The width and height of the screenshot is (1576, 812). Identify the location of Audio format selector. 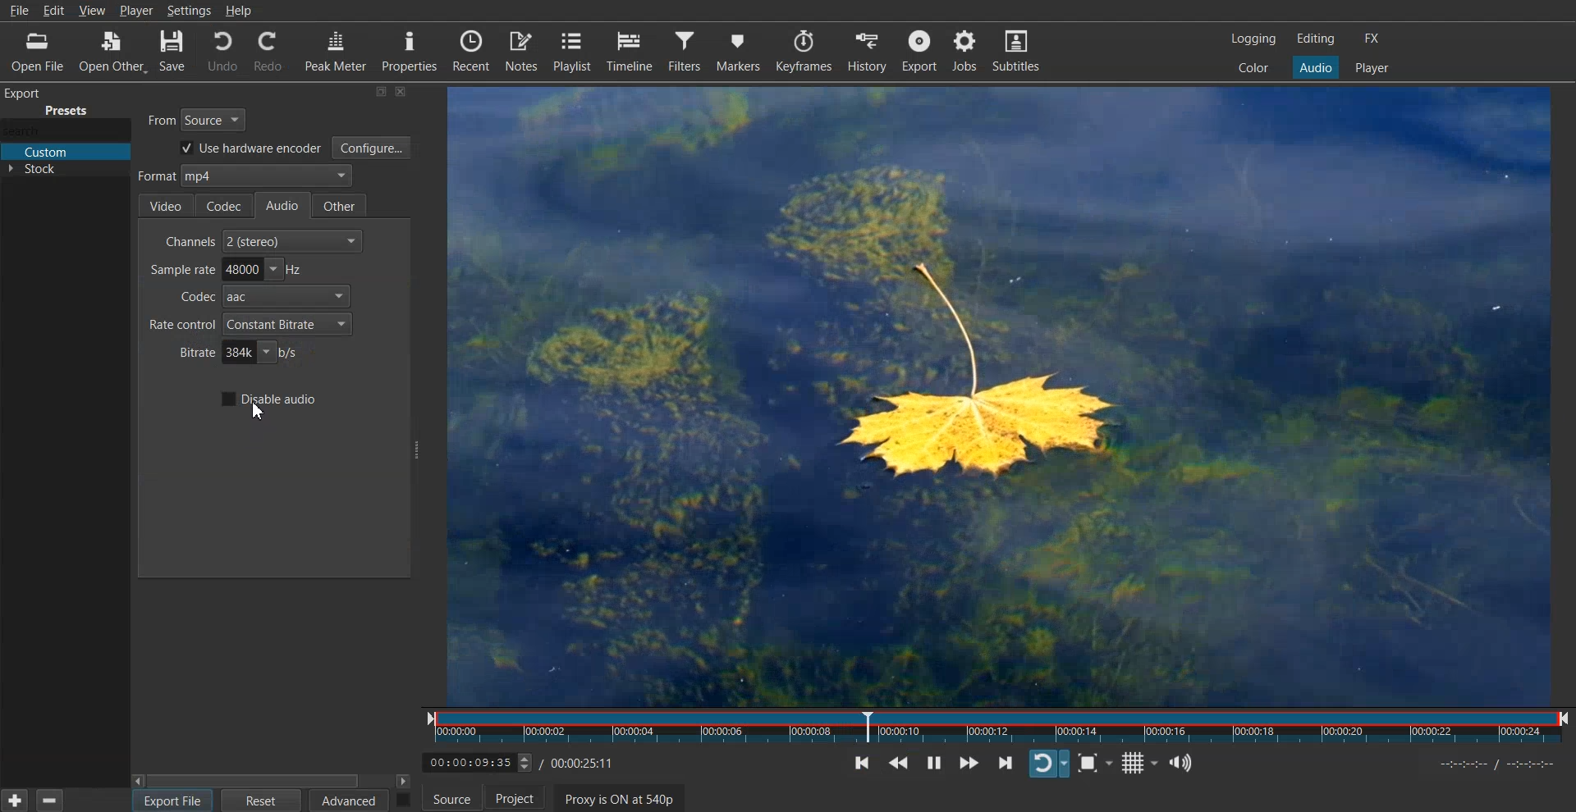
(243, 177).